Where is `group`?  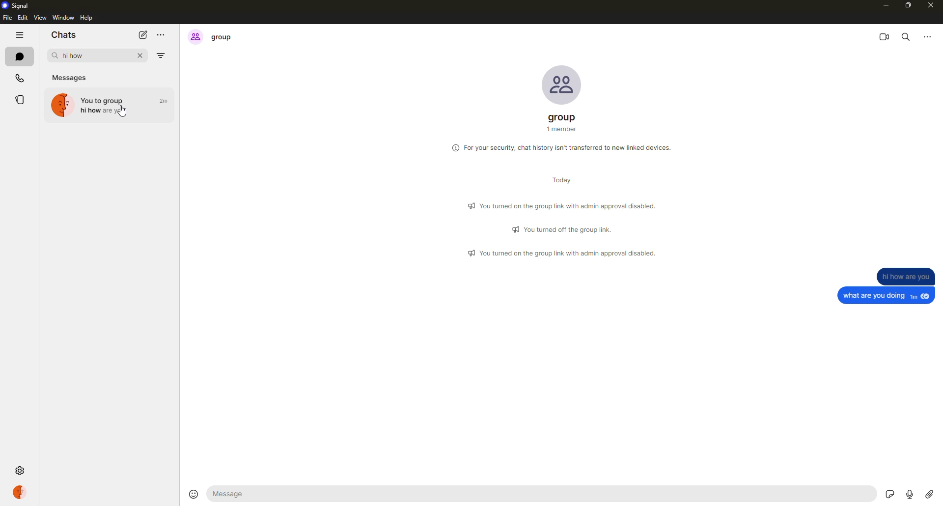 group is located at coordinates (564, 123).